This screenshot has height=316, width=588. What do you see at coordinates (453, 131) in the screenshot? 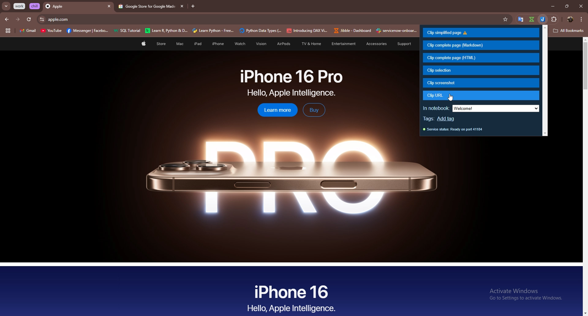
I see `service status: Ready on port 41184` at bounding box center [453, 131].